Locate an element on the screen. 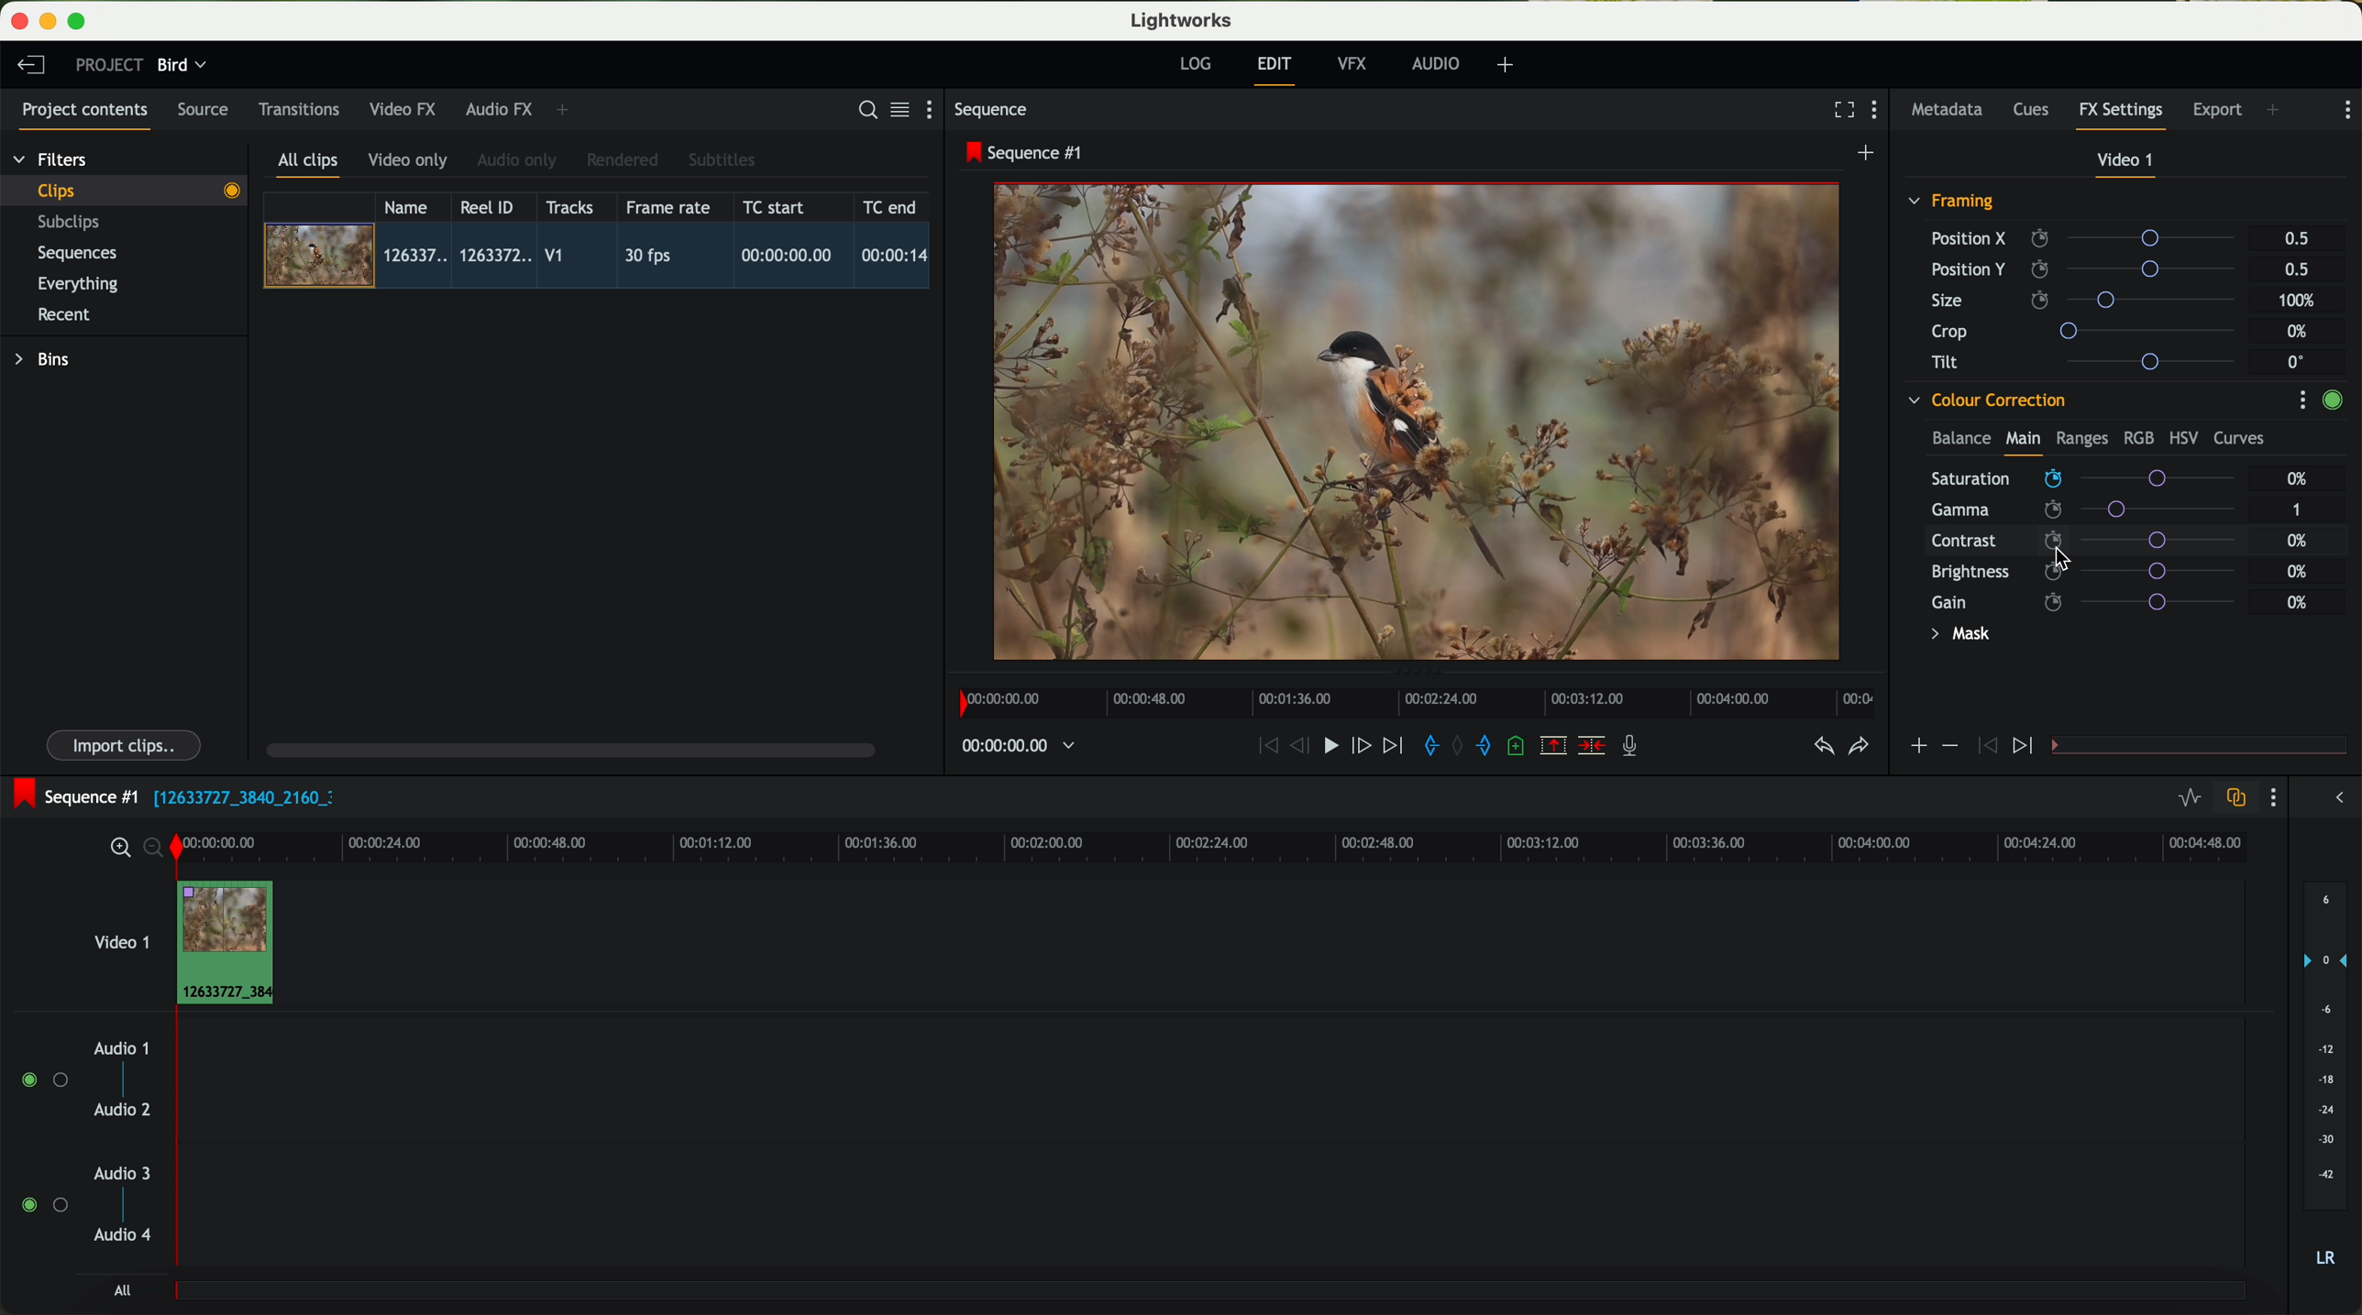 The image size is (2362, 1315). show settings menu is located at coordinates (937, 109).